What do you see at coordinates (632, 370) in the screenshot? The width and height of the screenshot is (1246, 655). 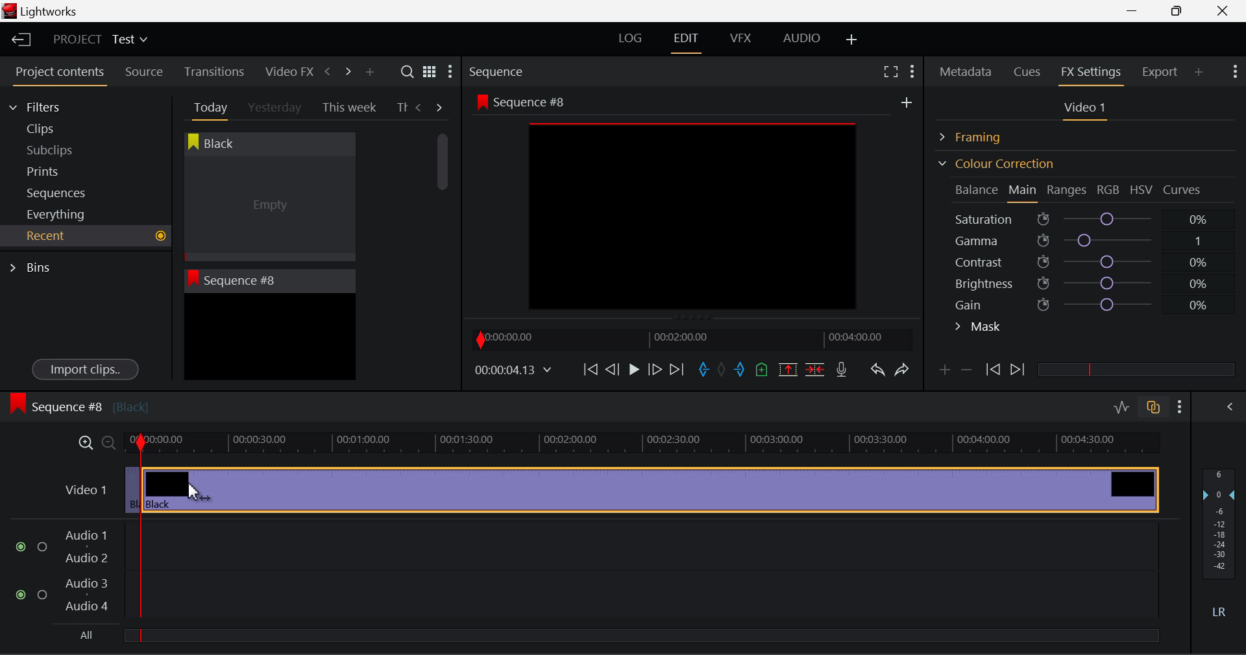 I see `Play` at bounding box center [632, 370].